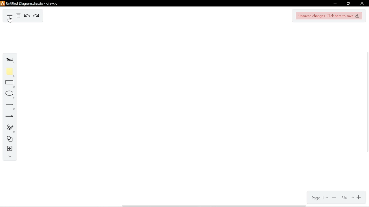  What do you see at coordinates (367, 103) in the screenshot?
I see `Vertical scrollbar` at bounding box center [367, 103].